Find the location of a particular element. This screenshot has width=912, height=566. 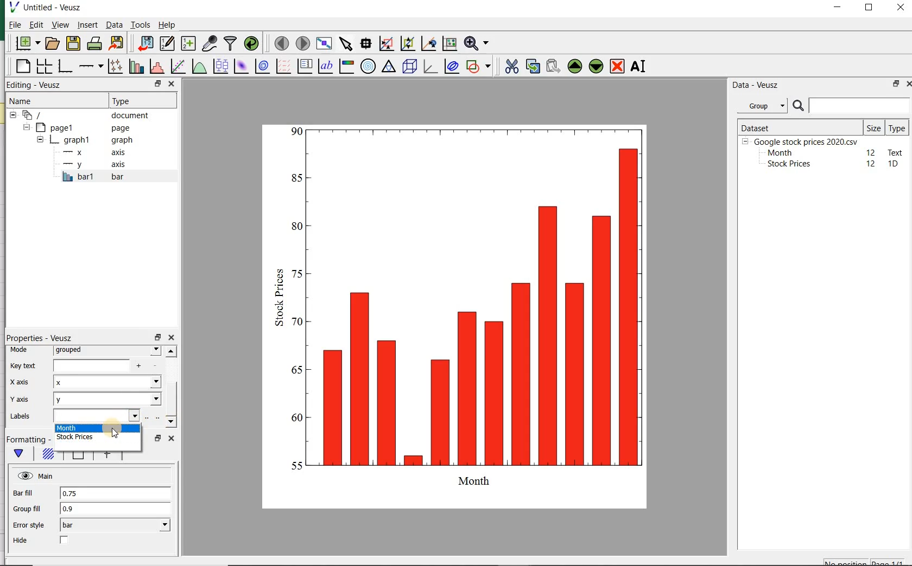

plot a 2d dataset as contours is located at coordinates (261, 67).